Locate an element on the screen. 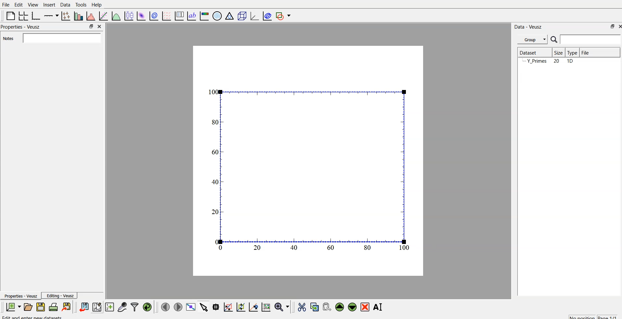 This screenshot has height=319, width=622. plot data is located at coordinates (154, 15).